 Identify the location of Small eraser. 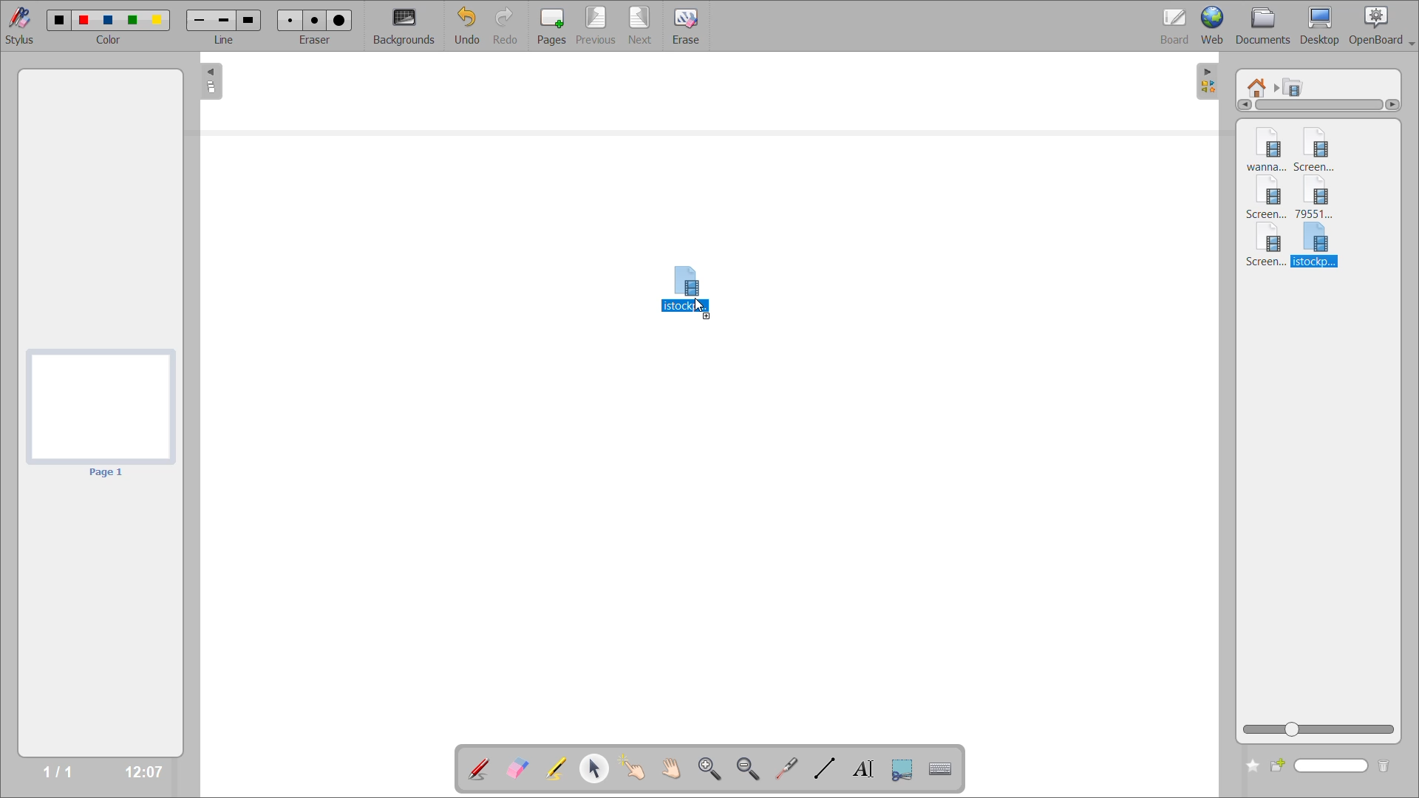
(288, 20).